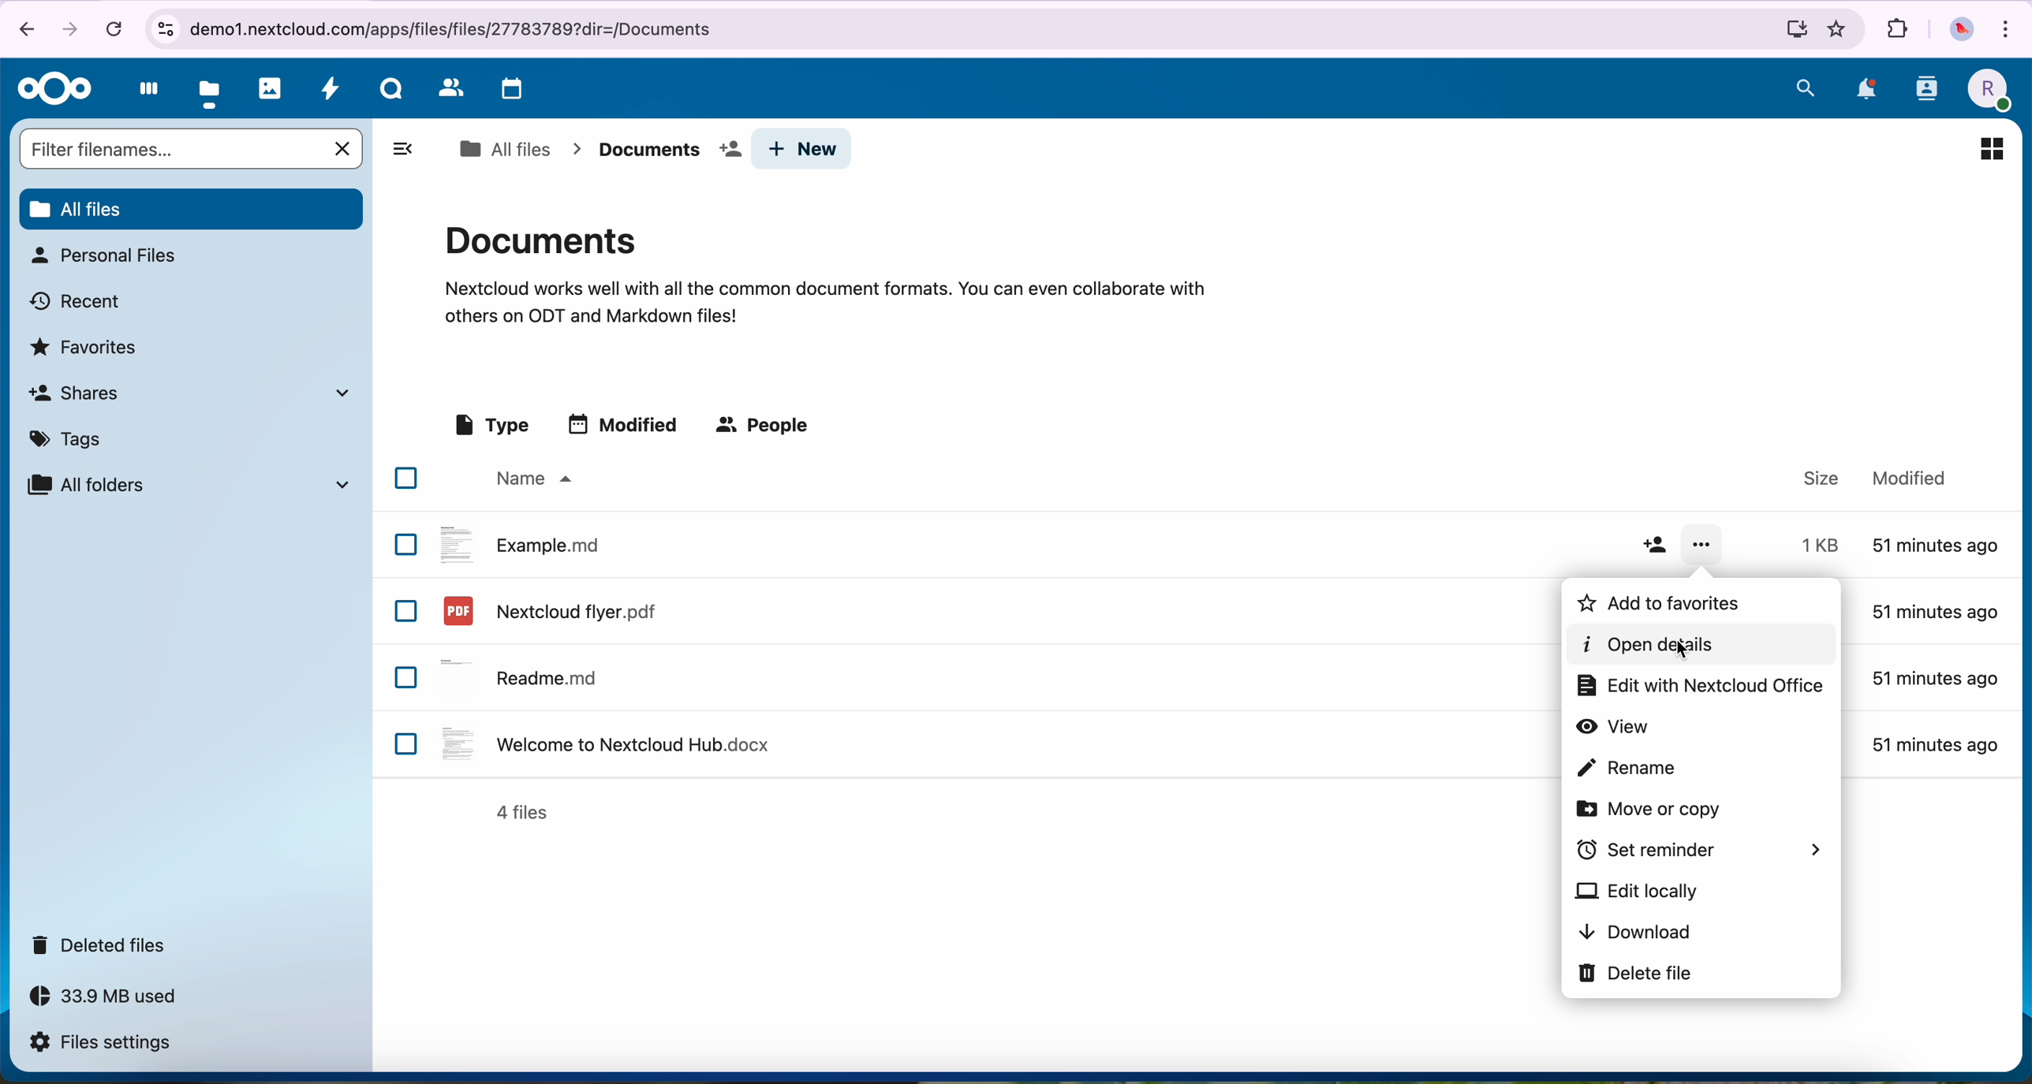 The height and width of the screenshot is (1084, 2032). What do you see at coordinates (187, 484) in the screenshot?
I see `all folders tab` at bounding box center [187, 484].